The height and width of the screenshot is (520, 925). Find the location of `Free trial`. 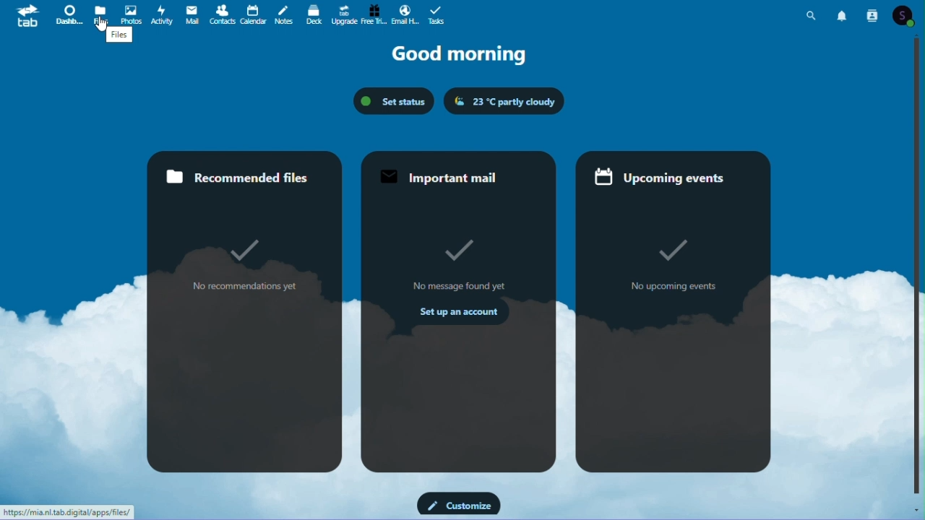

Free trial is located at coordinates (372, 14).